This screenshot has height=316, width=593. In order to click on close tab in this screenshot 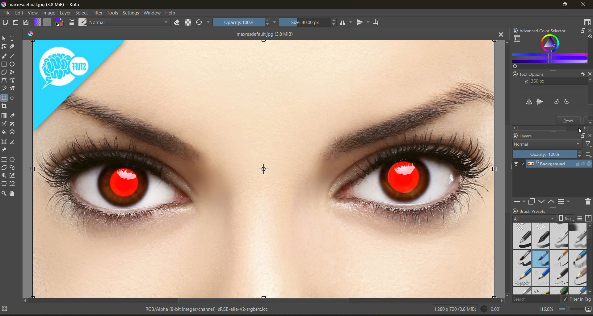, I will do `click(499, 35)`.